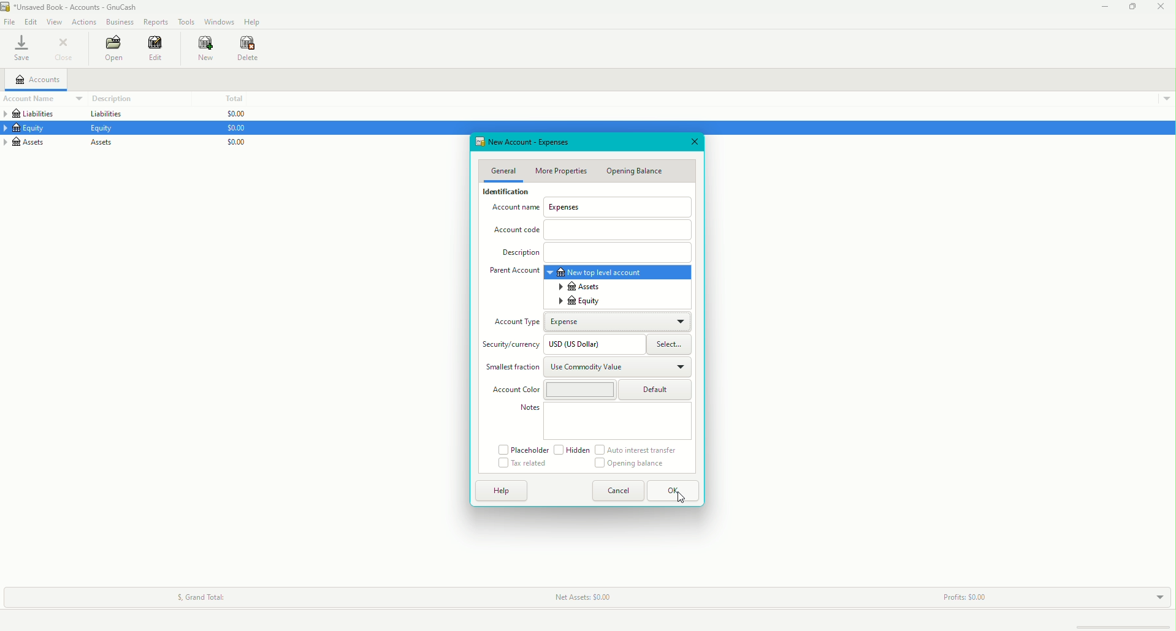 This screenshot has width=1176, height=631. I want to click on More Properties, so click(561, 170).